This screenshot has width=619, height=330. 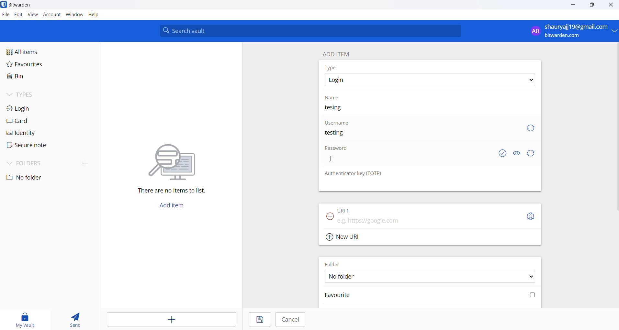 I want to click on Username text box, so click(x=417, y=136).